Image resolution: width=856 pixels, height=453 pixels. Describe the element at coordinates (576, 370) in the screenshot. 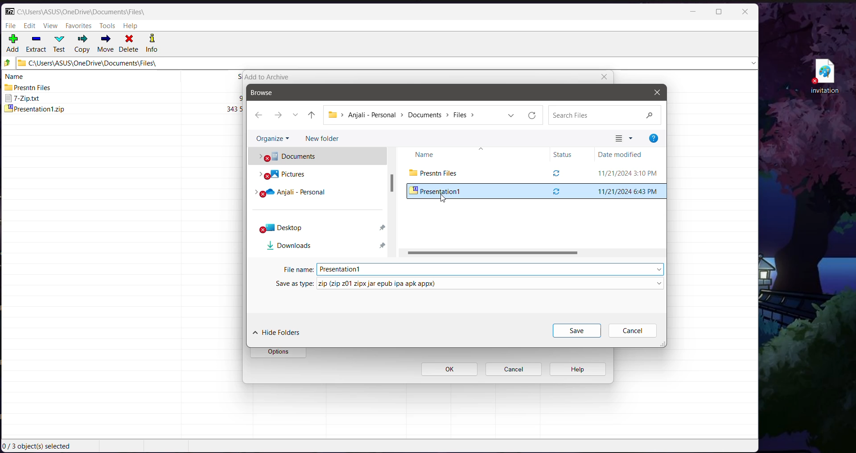

I see `help` at that location.